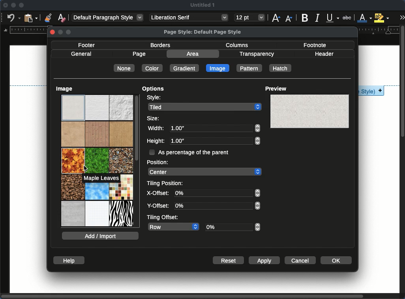  Describe the element at coordinates (249, 68) in the screenshot. I see `pattern` at that location.